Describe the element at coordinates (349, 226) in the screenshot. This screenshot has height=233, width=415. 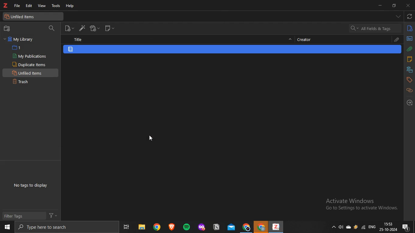
I see `cloud` at that location.